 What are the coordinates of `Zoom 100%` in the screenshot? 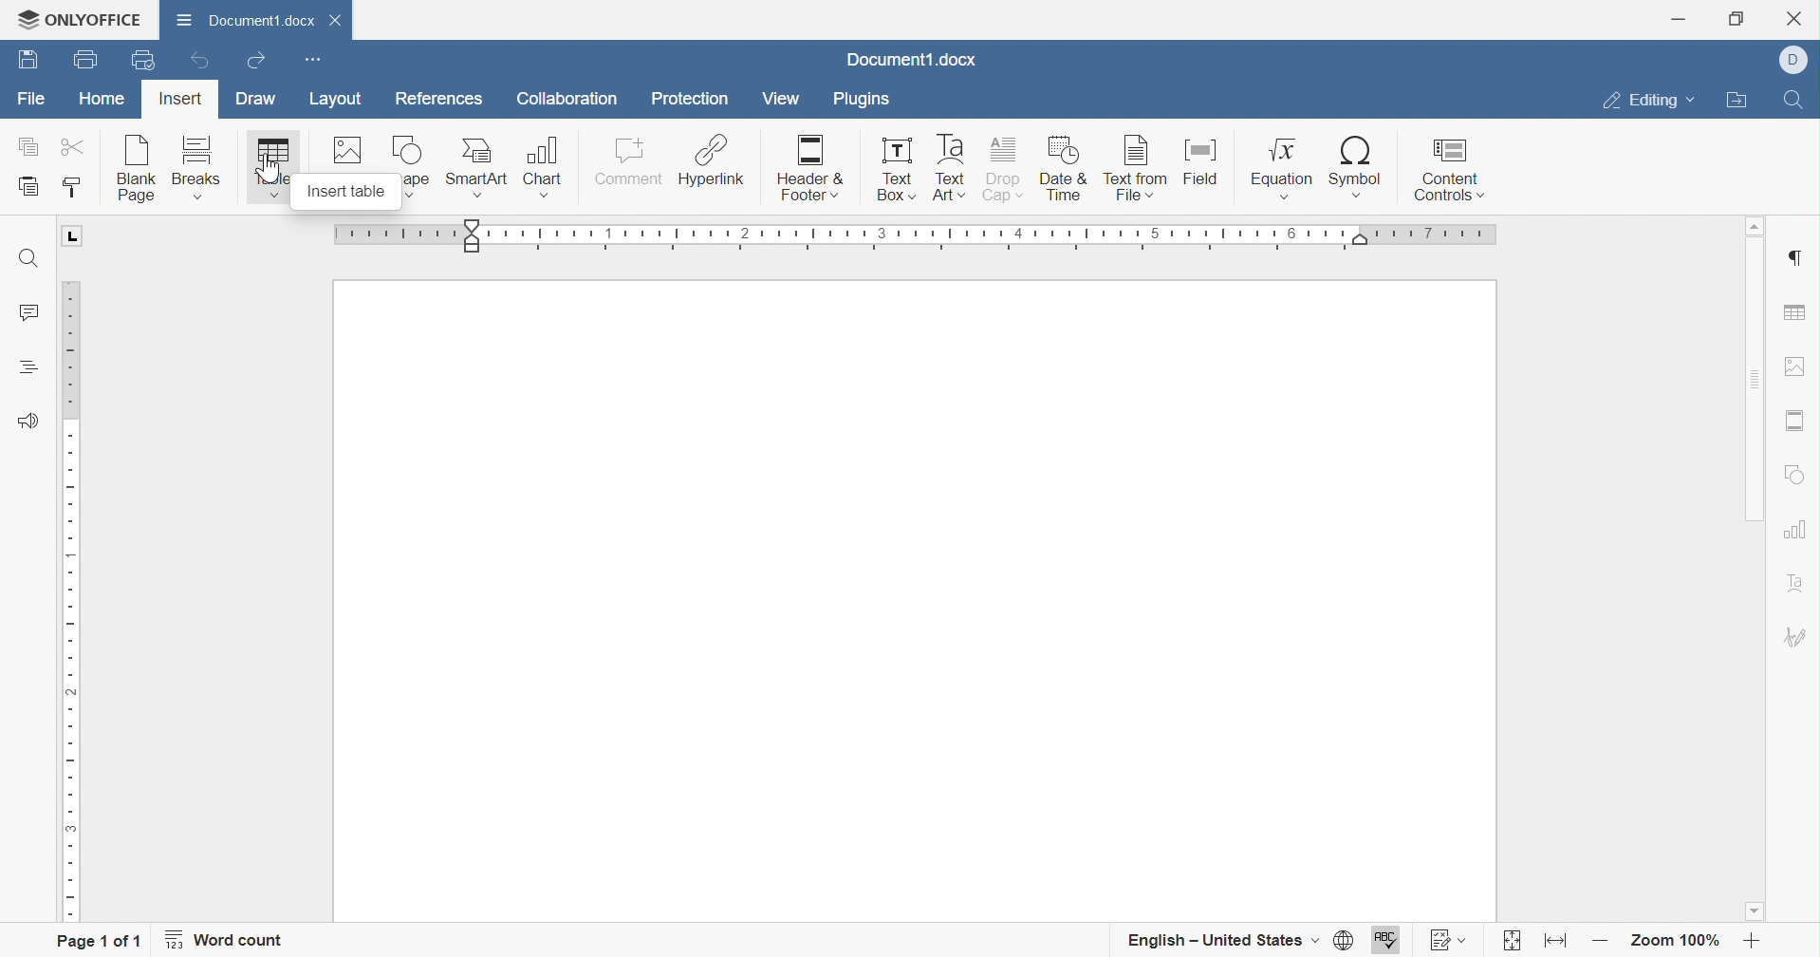 It's located at (1680, 942).